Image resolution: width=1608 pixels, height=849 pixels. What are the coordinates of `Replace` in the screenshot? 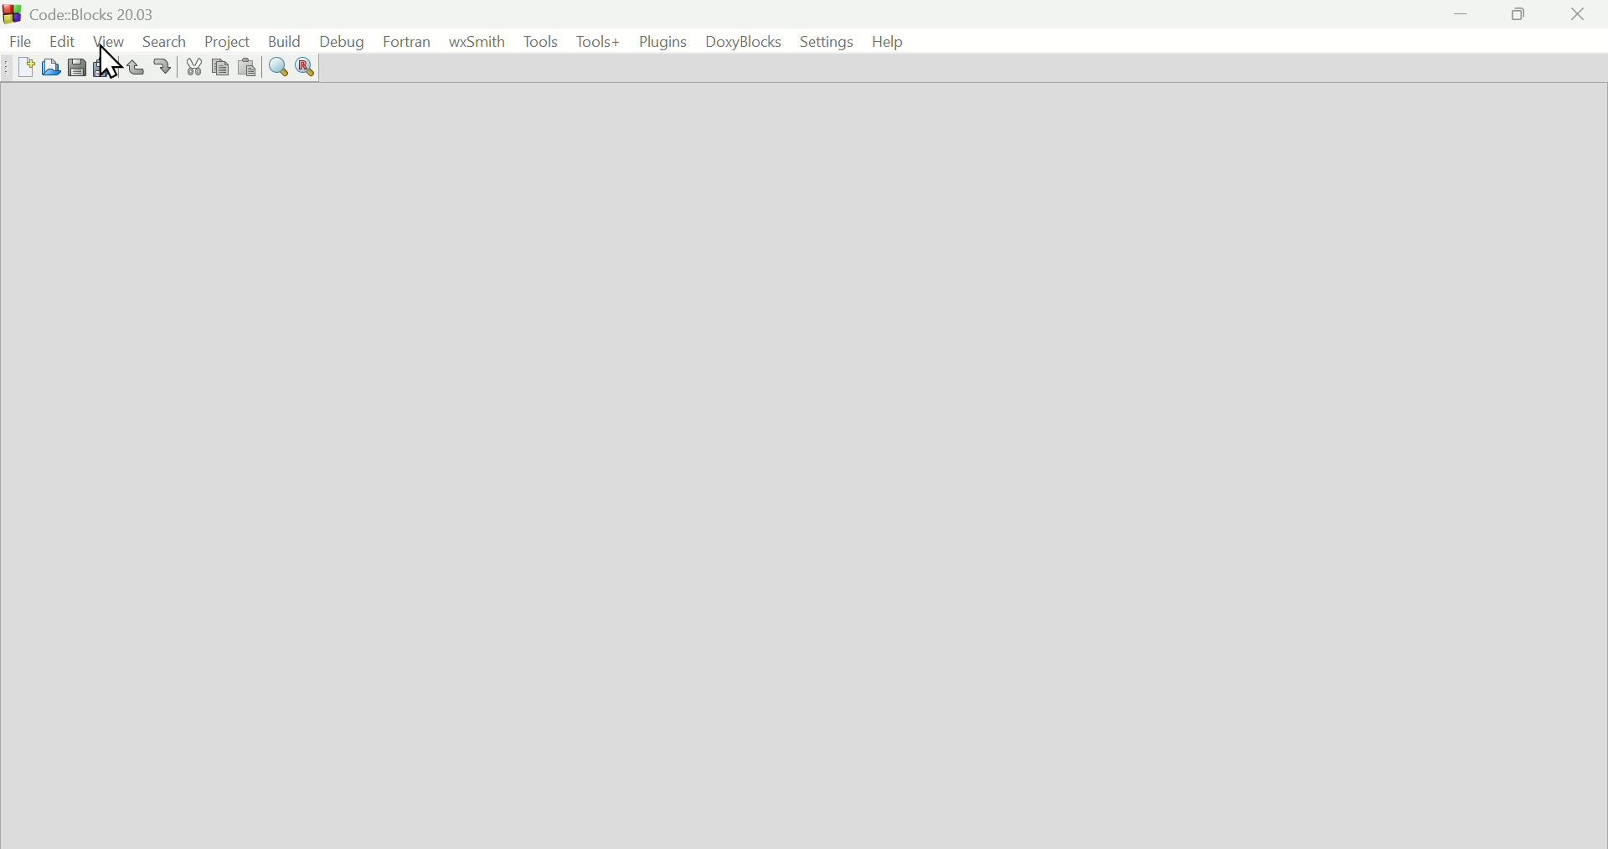 It's located at (307, 69).